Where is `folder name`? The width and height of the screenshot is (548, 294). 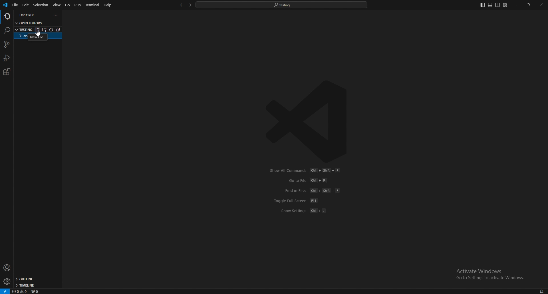 folder name is located at coordinates (24, 29).